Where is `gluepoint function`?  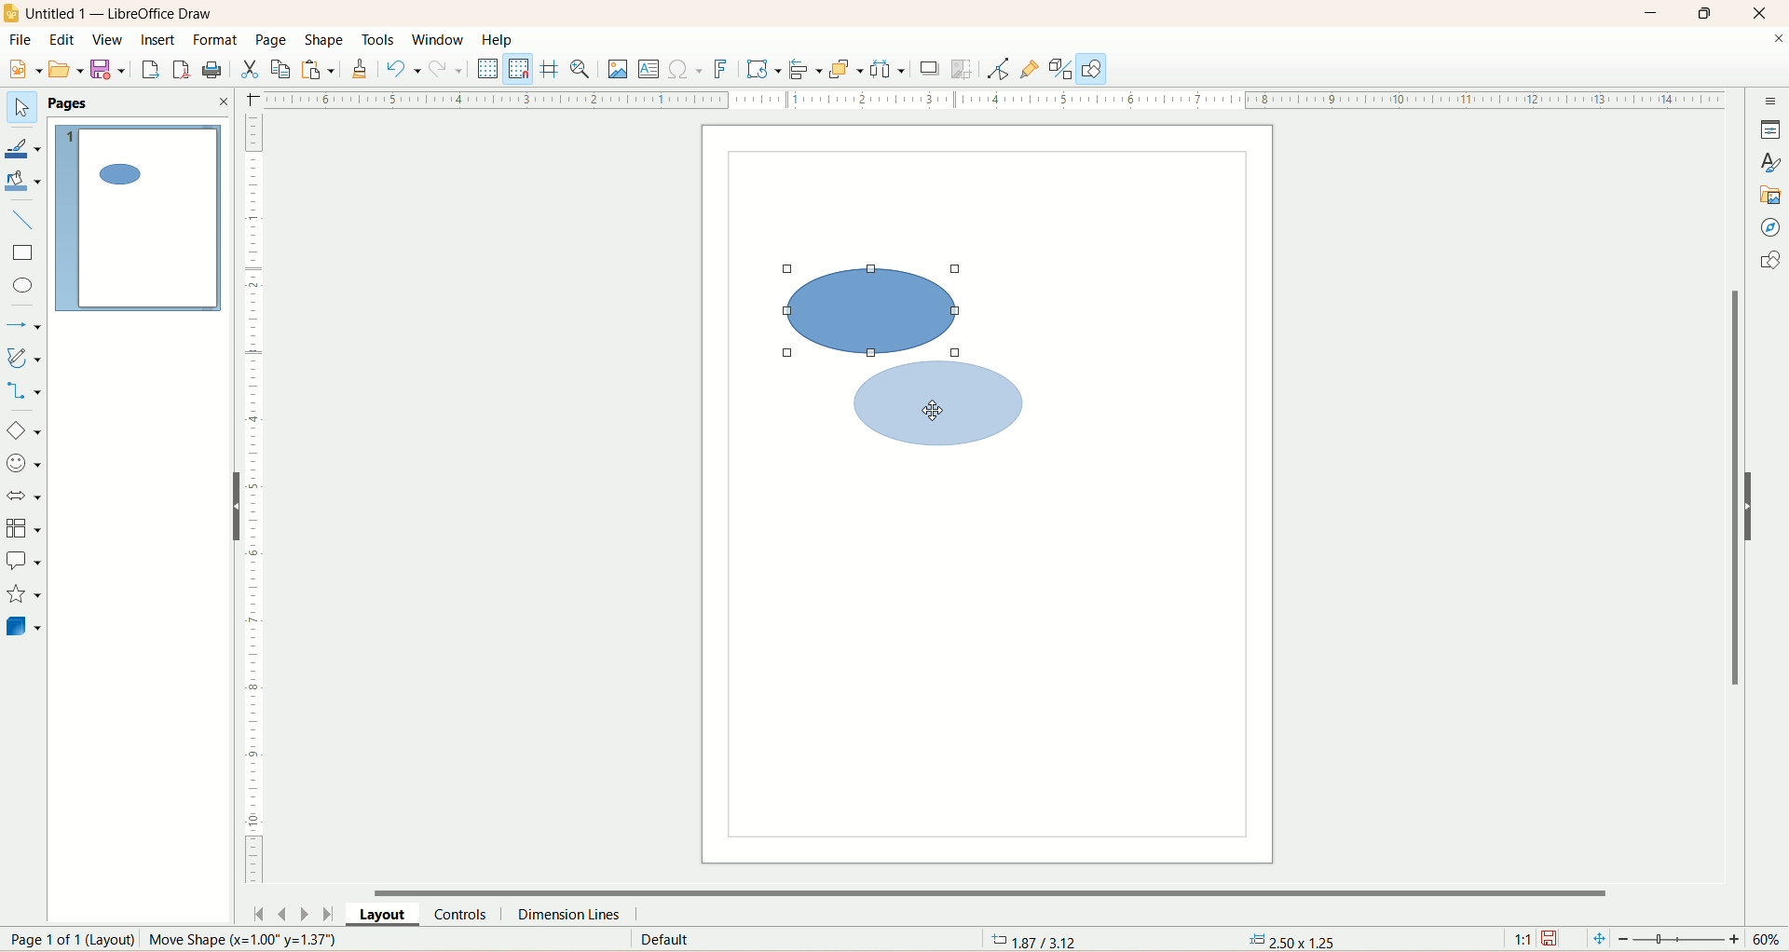 gluepoint function is located at coordinates (1032, 69).